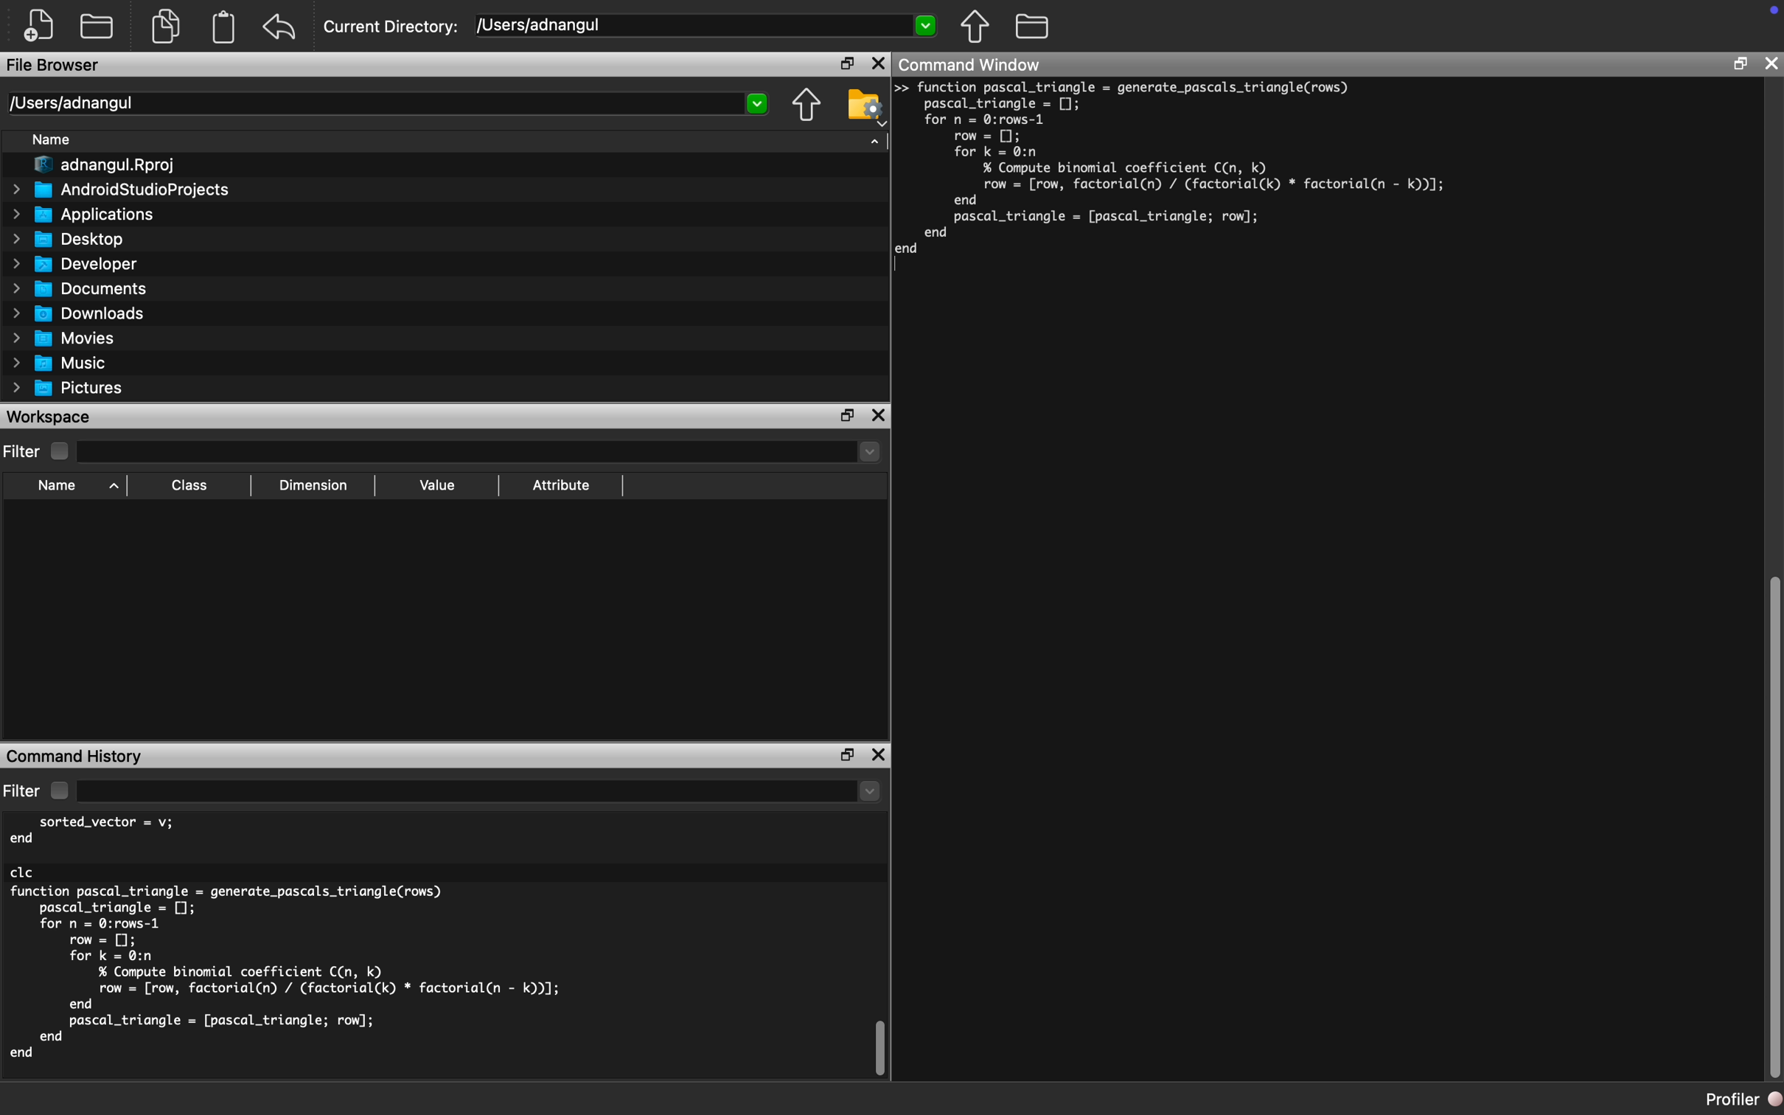  I want to click on Scroll, so click(1771, 585).